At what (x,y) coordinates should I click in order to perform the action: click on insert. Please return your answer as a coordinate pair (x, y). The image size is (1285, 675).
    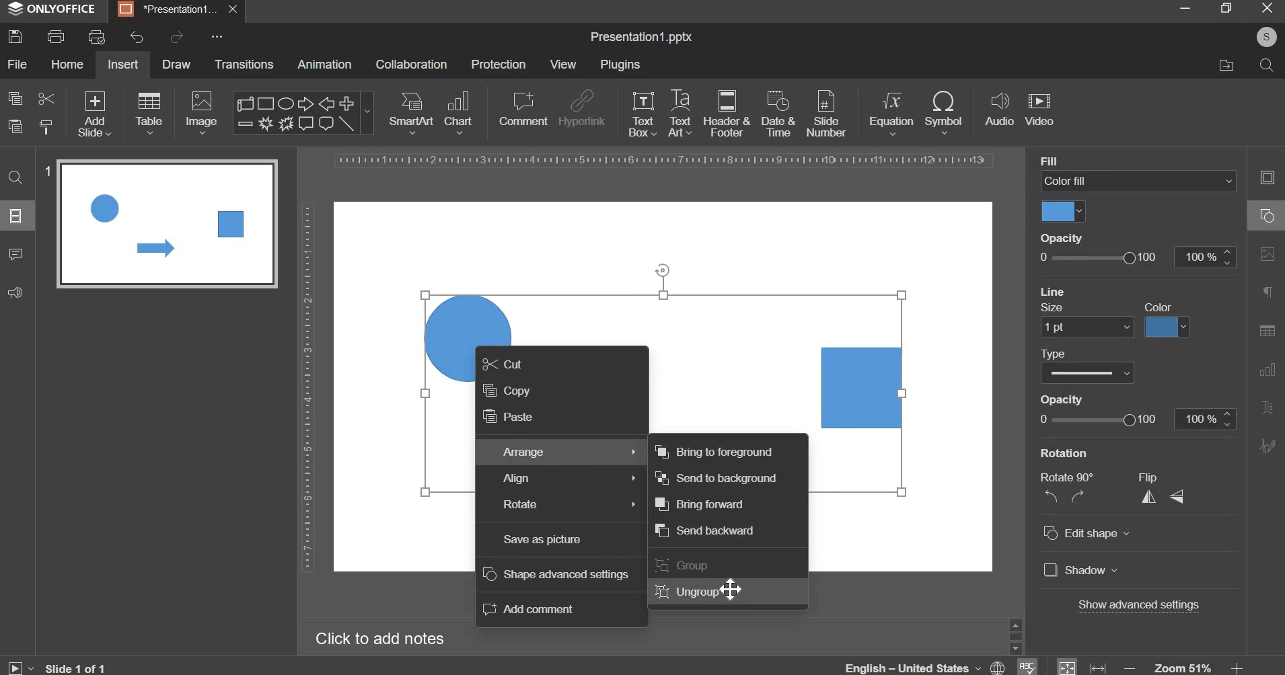
    Looking at the image, I should click on (123, 64).